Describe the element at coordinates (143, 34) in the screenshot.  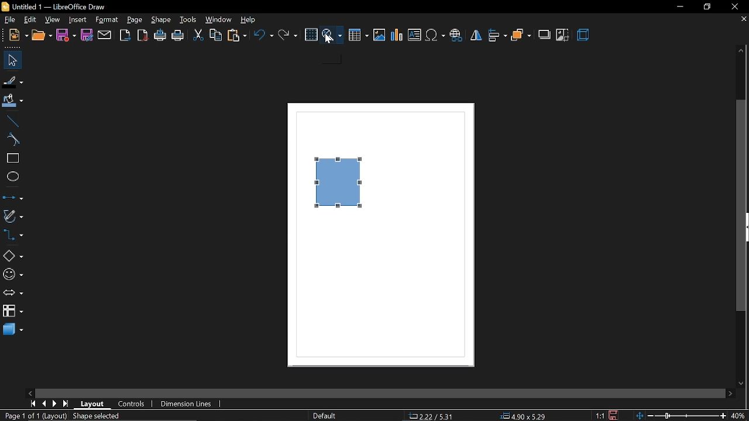
I see `export pdf` at that location.